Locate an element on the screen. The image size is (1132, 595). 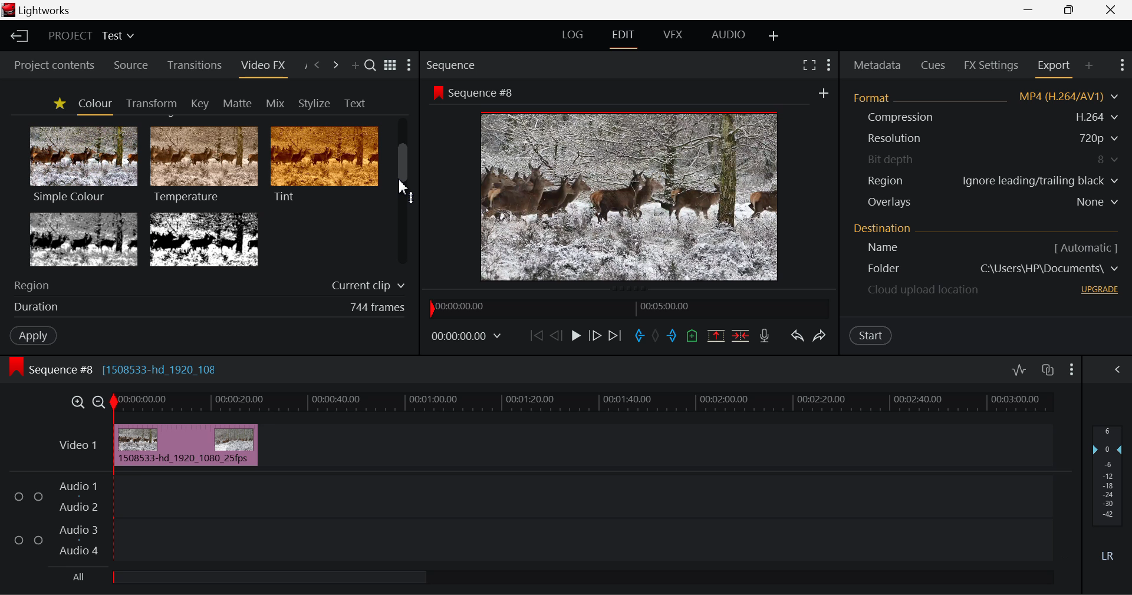
Project Title is located at coordinates (91, 34).